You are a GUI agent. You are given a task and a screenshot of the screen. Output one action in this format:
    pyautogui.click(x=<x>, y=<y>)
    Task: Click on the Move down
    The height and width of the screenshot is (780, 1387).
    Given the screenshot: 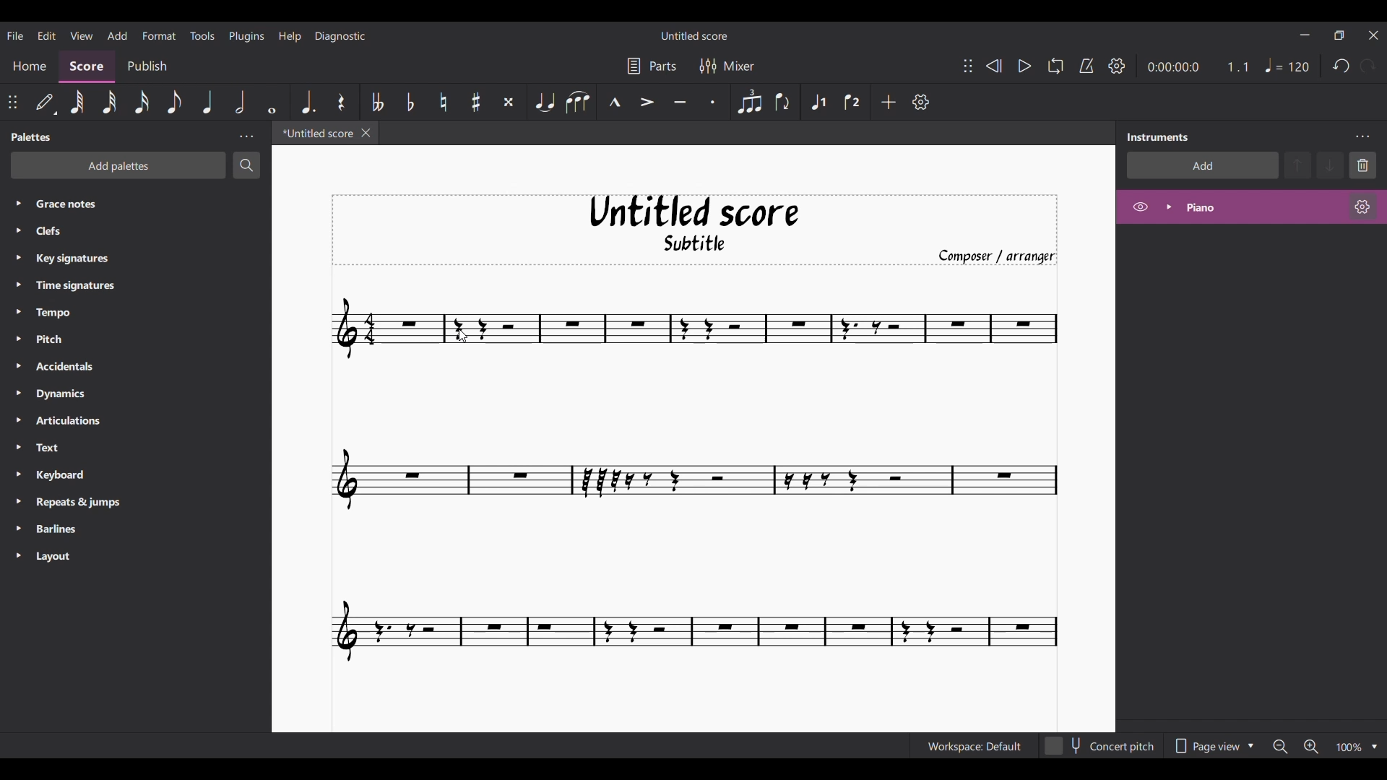 What is the action you would take?
    pyautogui.click(x=1330, y=165)
    